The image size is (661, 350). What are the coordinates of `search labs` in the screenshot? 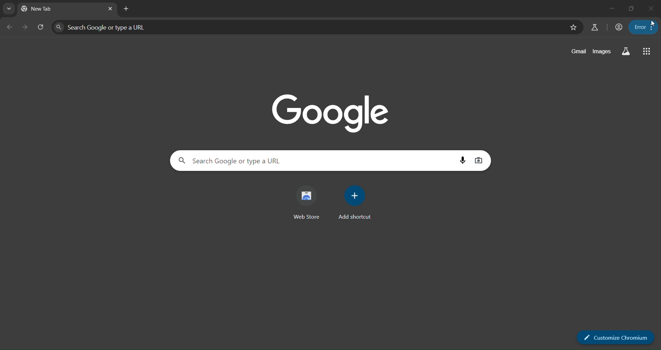 It's located at (625, 51).